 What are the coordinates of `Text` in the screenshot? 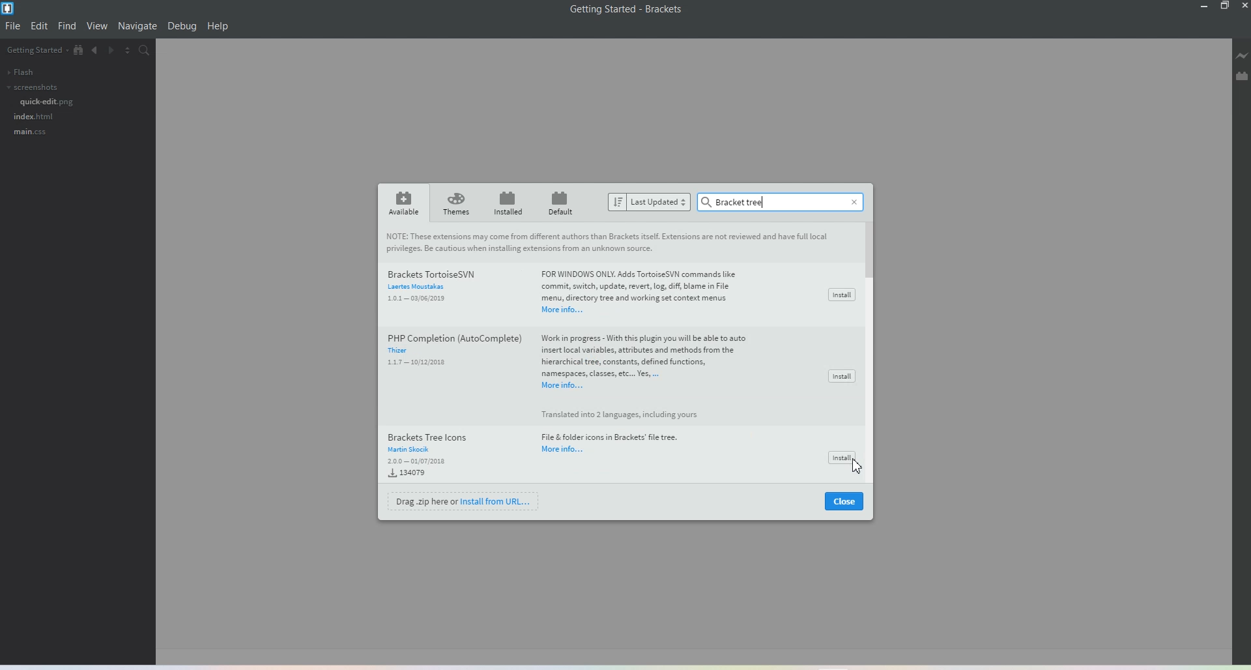 It's located at (627, 9).